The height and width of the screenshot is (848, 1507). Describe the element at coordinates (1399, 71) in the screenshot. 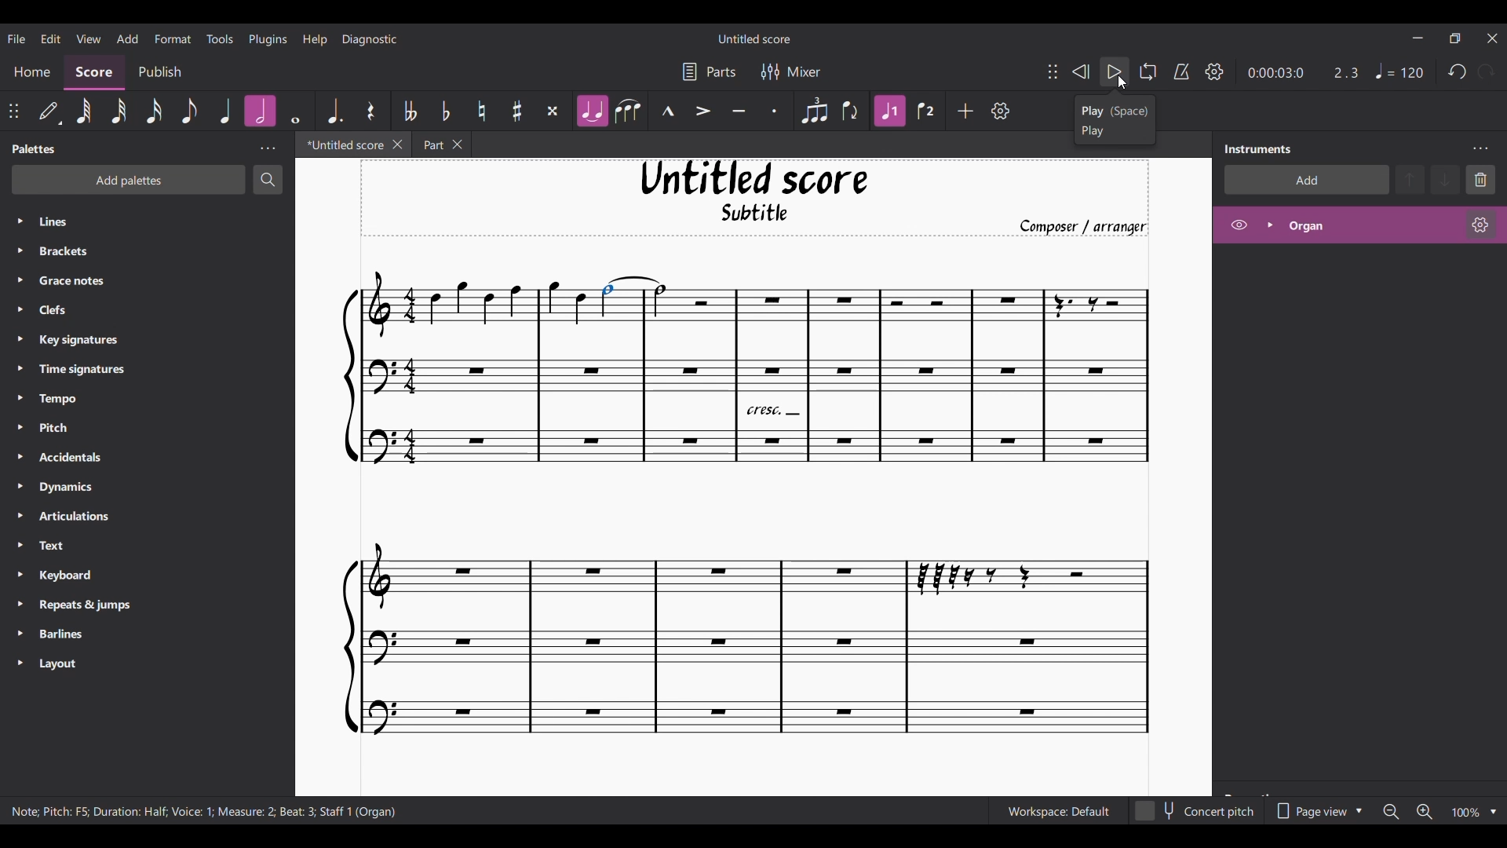

I see `Tempo` at that location.